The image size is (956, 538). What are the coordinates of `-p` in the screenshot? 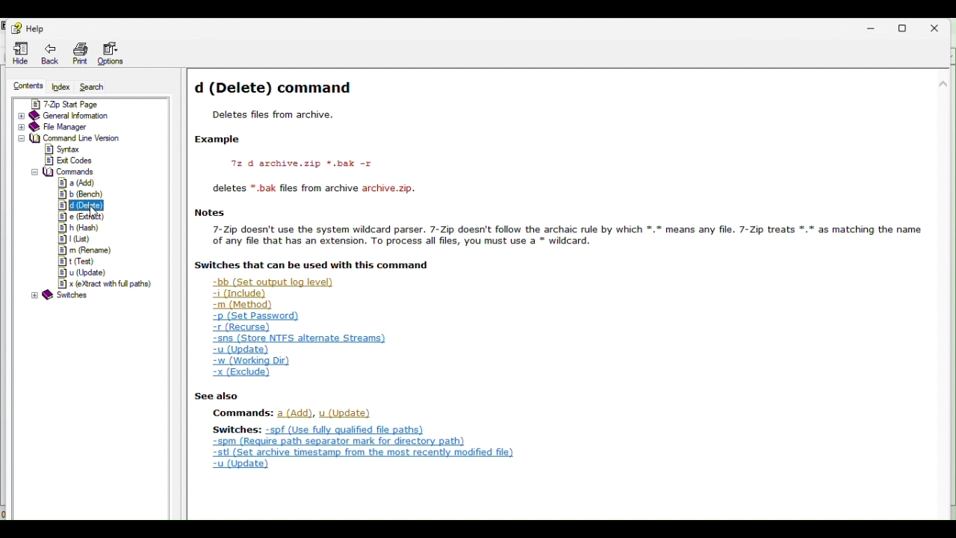 It's located at (258, 315).